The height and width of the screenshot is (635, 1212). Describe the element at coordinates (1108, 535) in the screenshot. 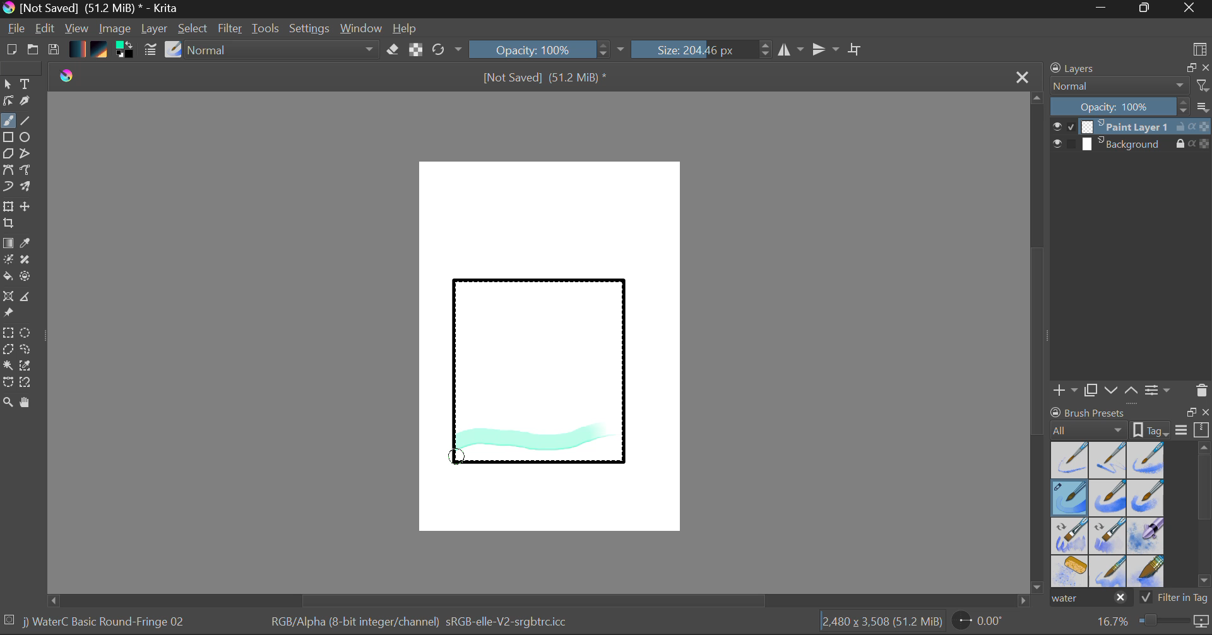

I see `Water C - Decay Tilt` at that location.